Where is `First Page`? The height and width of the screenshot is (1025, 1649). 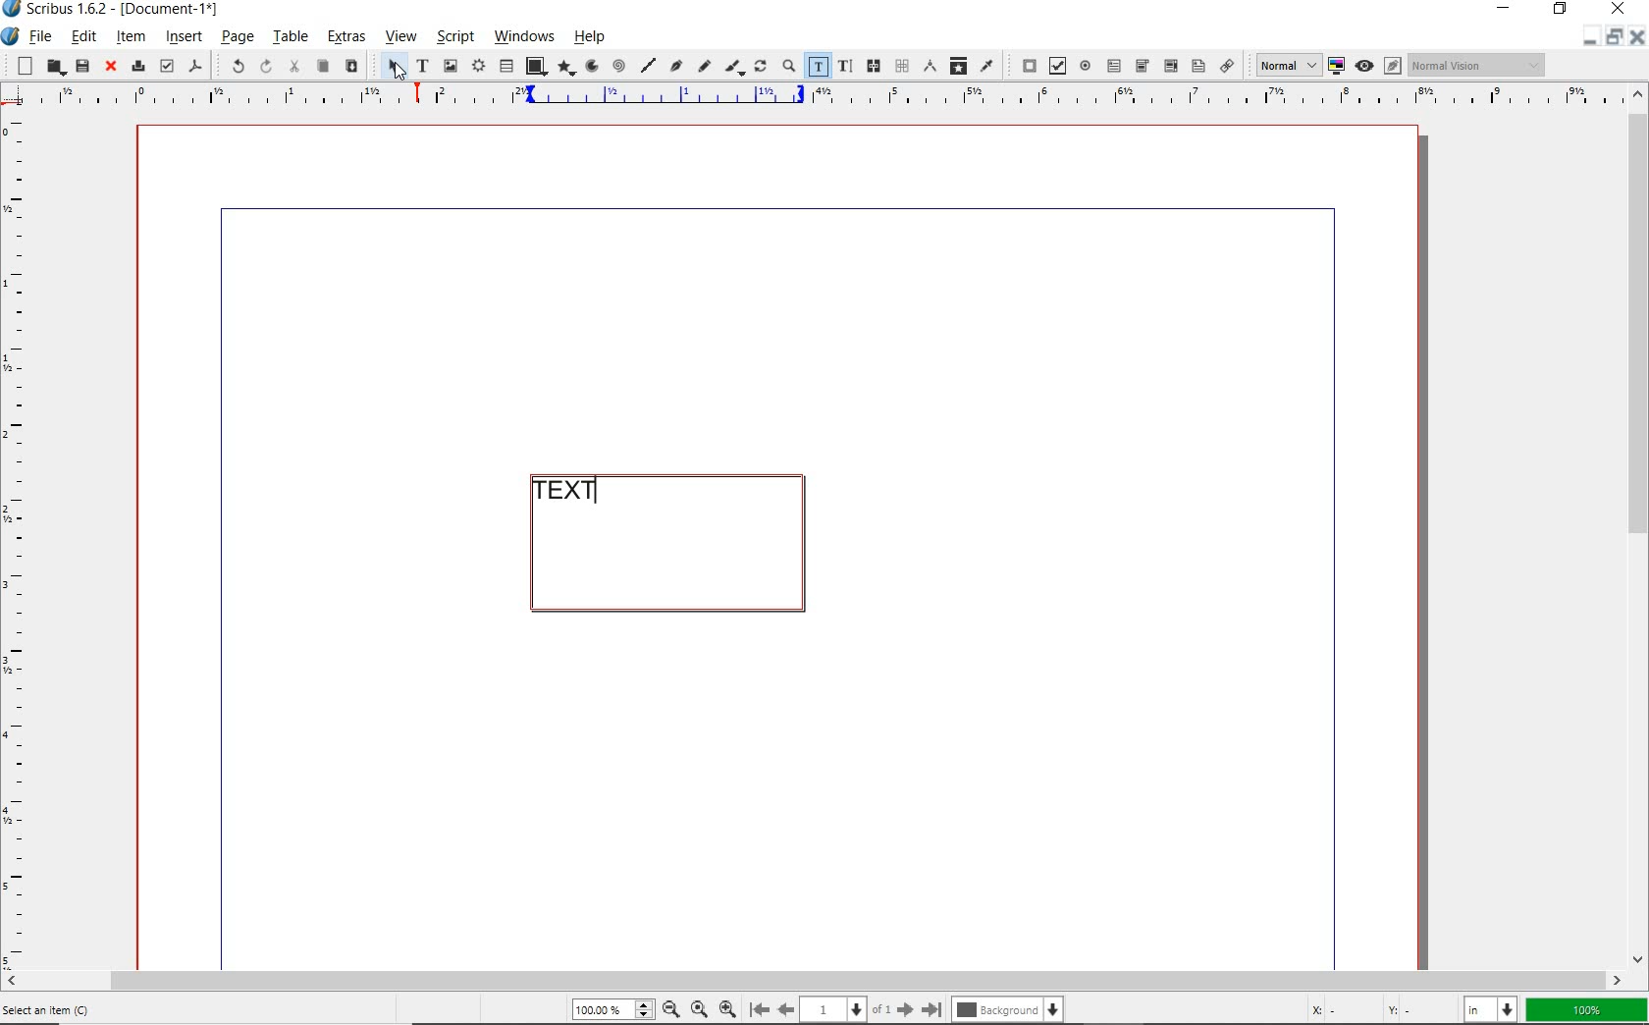 First Page is located at coordinates (760, 1010).